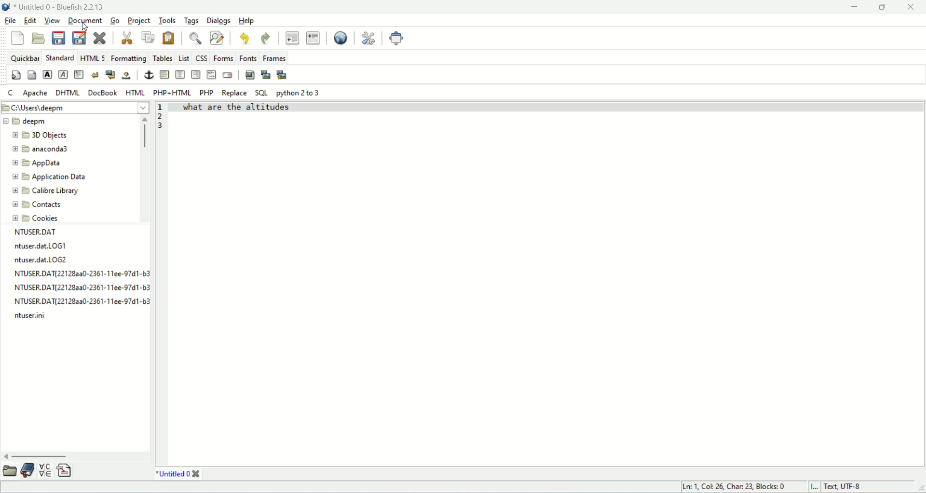 This screenshot has height=493, width=926. Describe the element at coordinates (150, 74) in the screenshot. I see `anchor/hyperlink` at that location.